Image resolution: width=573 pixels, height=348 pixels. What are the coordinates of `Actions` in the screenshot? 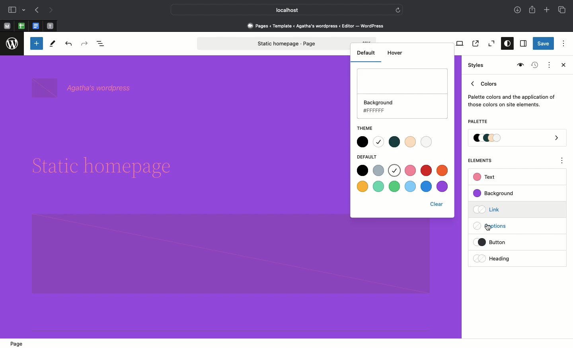 It's located at (548, 64).